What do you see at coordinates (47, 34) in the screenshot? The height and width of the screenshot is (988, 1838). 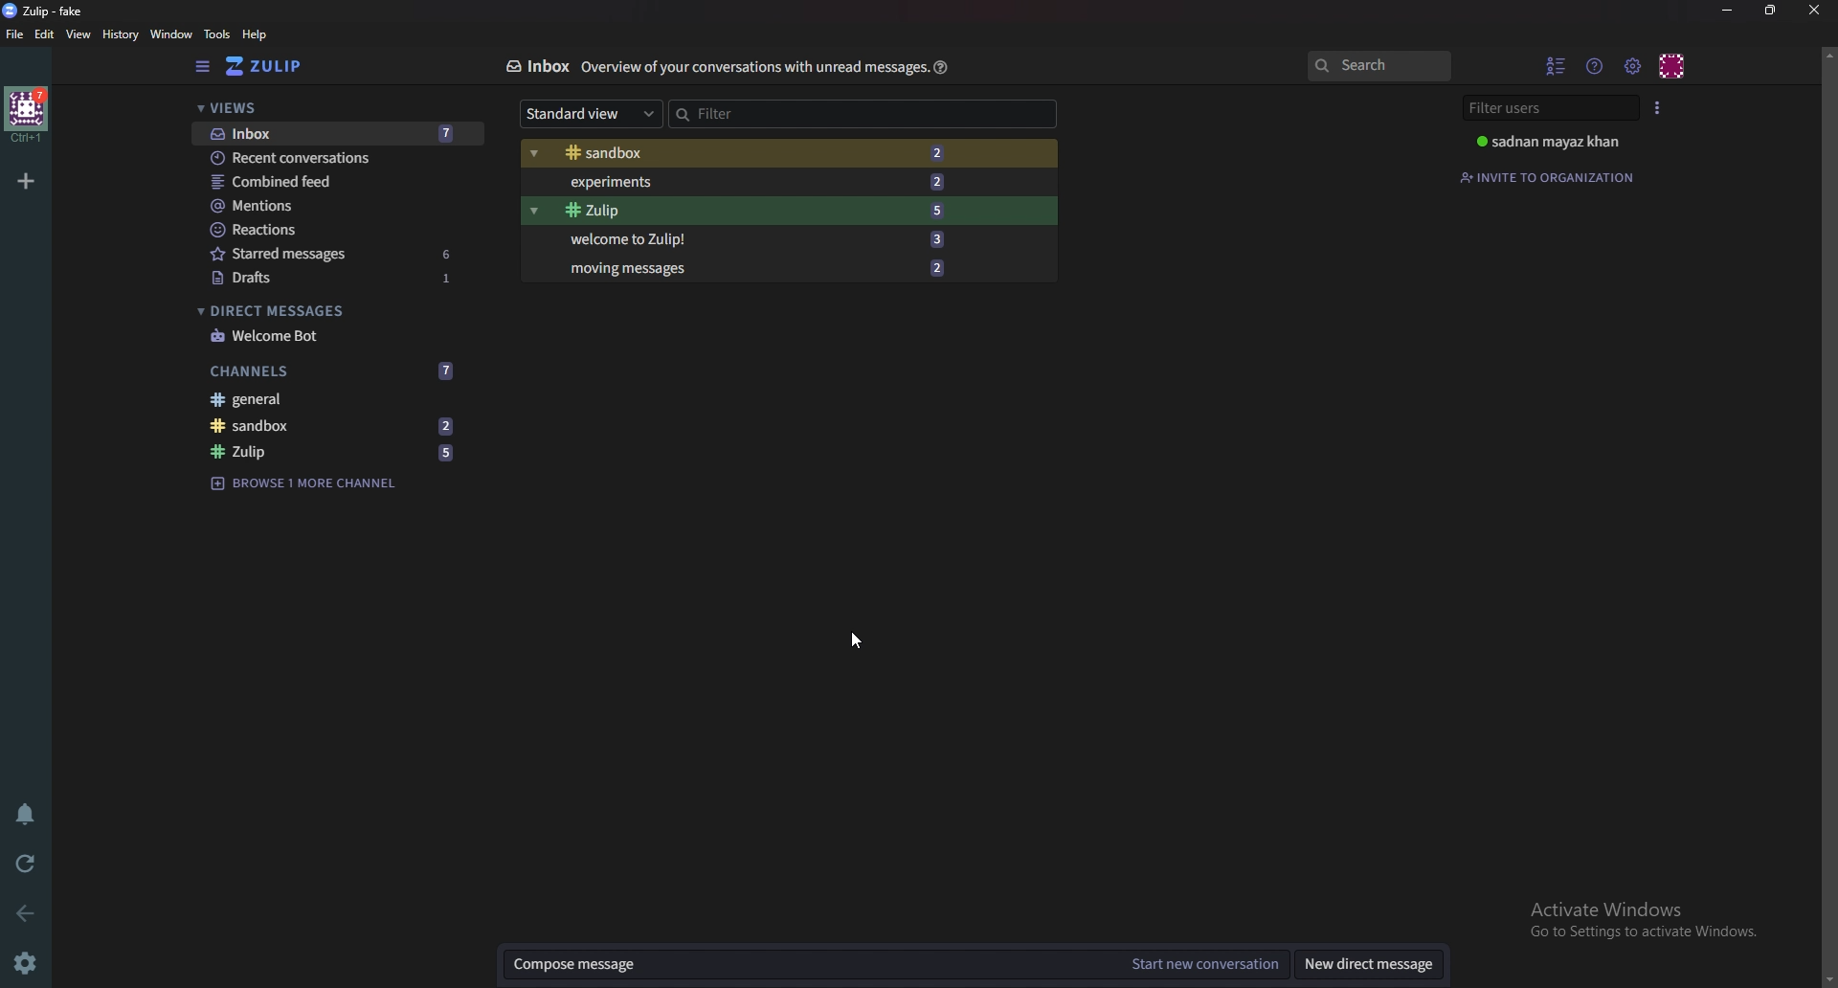 I see `edit` at bounding box center [47, 34].